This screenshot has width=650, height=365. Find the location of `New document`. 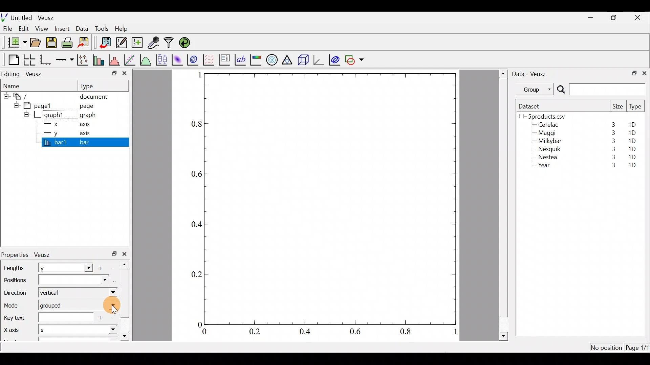

New document is located at coordinates (15, 43).